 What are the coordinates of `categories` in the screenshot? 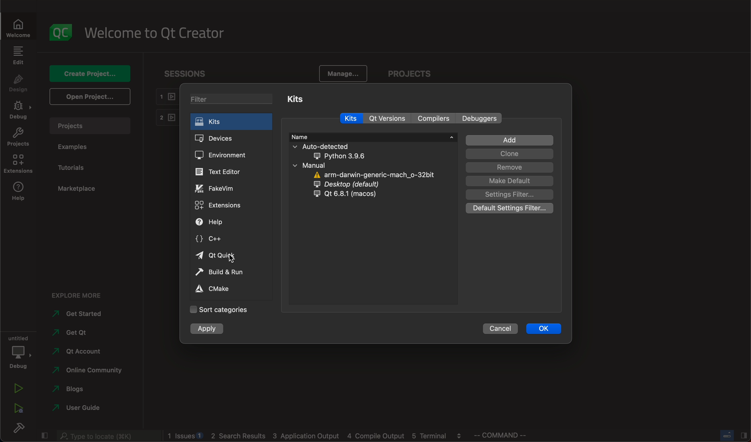 It's located at (222, 310).